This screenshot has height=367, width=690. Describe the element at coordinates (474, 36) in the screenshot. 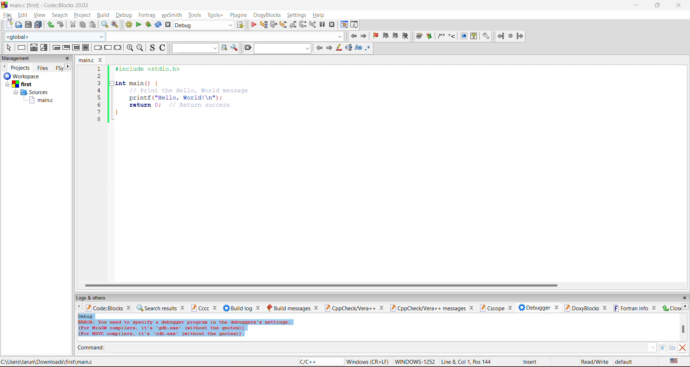

I see `help` at that location.